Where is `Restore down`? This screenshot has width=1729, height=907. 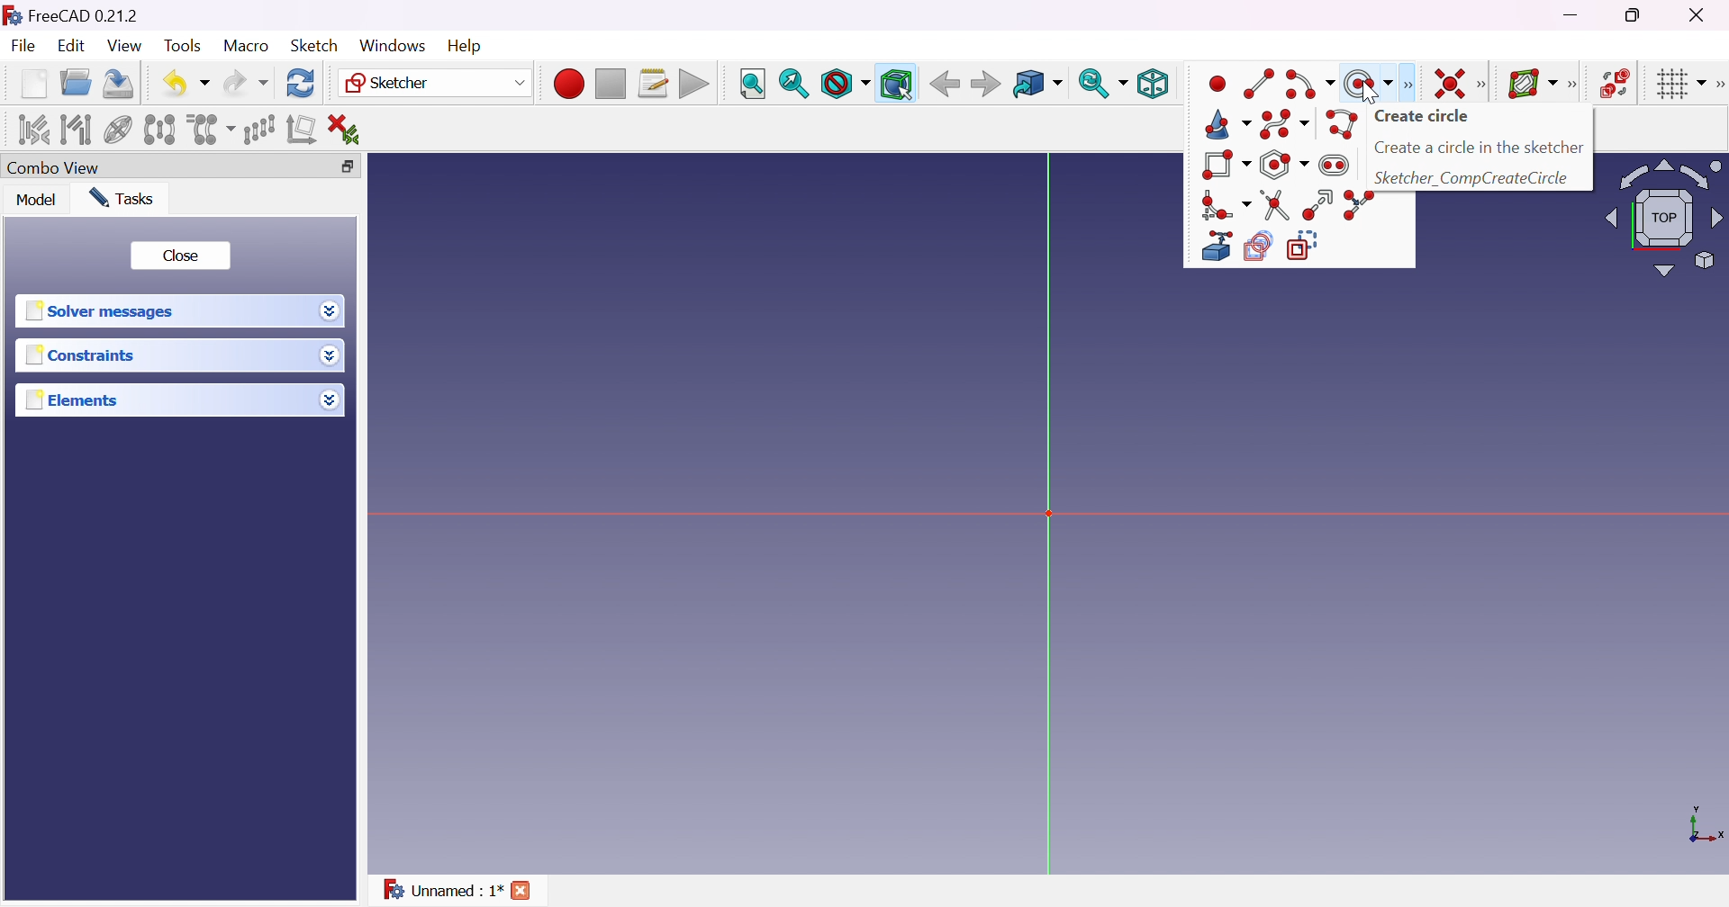 Restore down is located at coordinates (346, 166).